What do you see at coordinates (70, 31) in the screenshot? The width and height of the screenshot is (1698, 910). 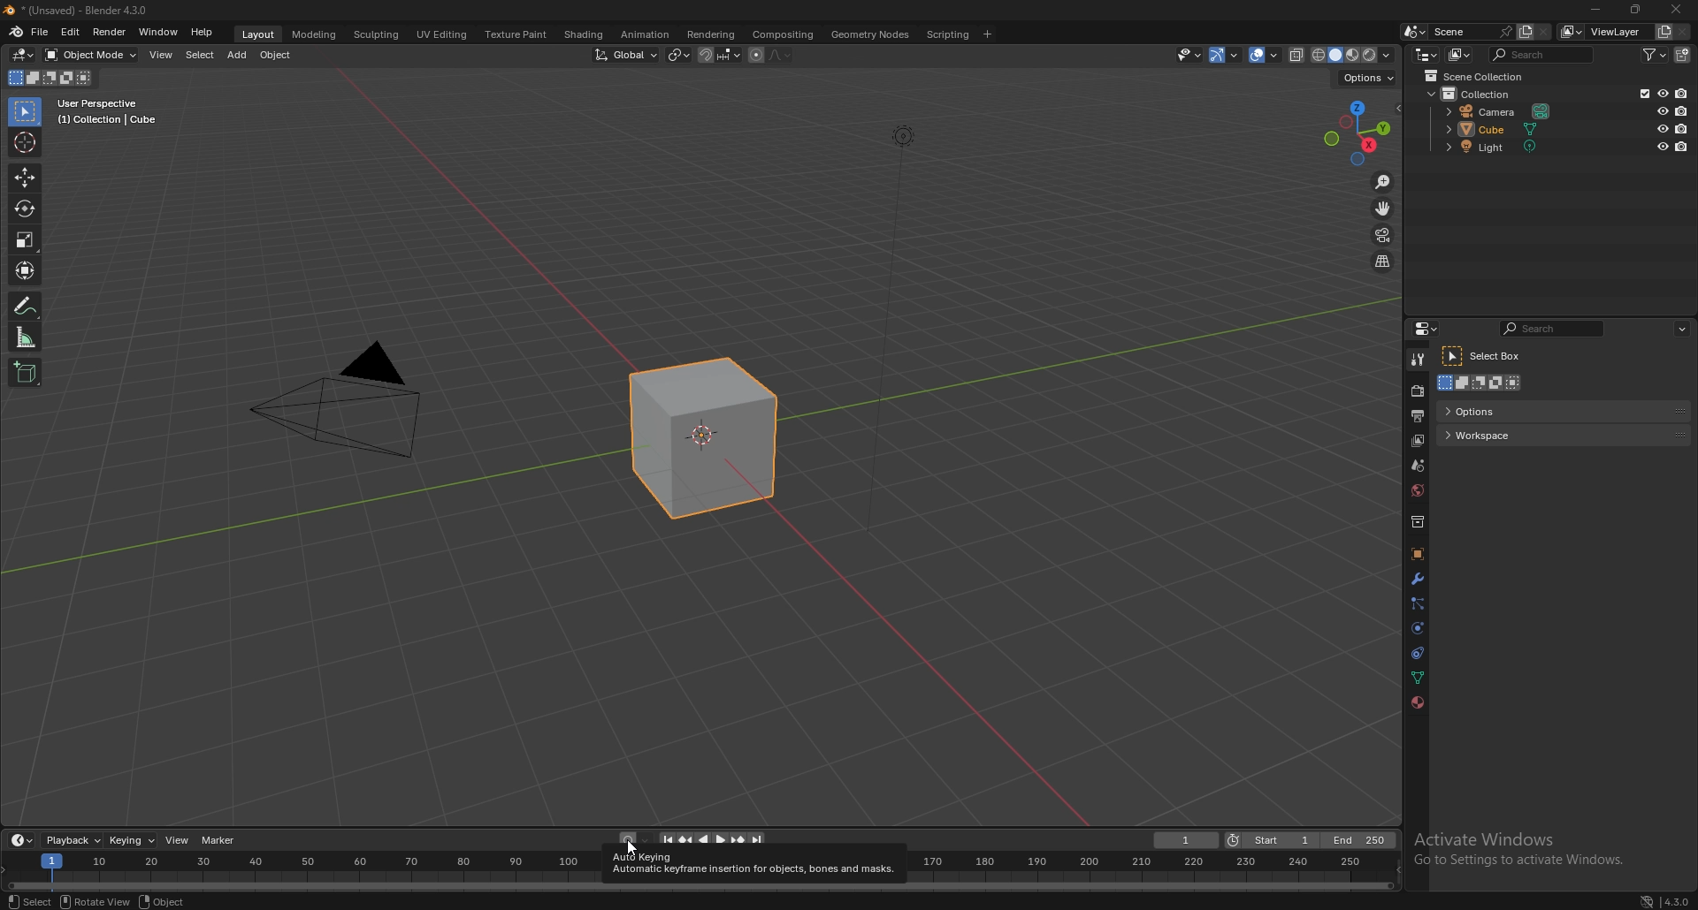 I see `edit` at bounding box center [70, 31].